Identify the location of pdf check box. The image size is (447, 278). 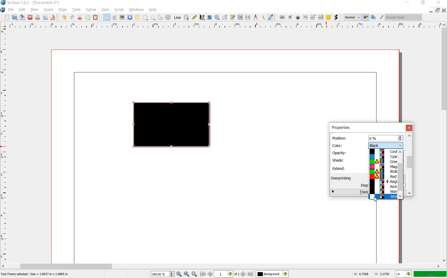
(290, 17).